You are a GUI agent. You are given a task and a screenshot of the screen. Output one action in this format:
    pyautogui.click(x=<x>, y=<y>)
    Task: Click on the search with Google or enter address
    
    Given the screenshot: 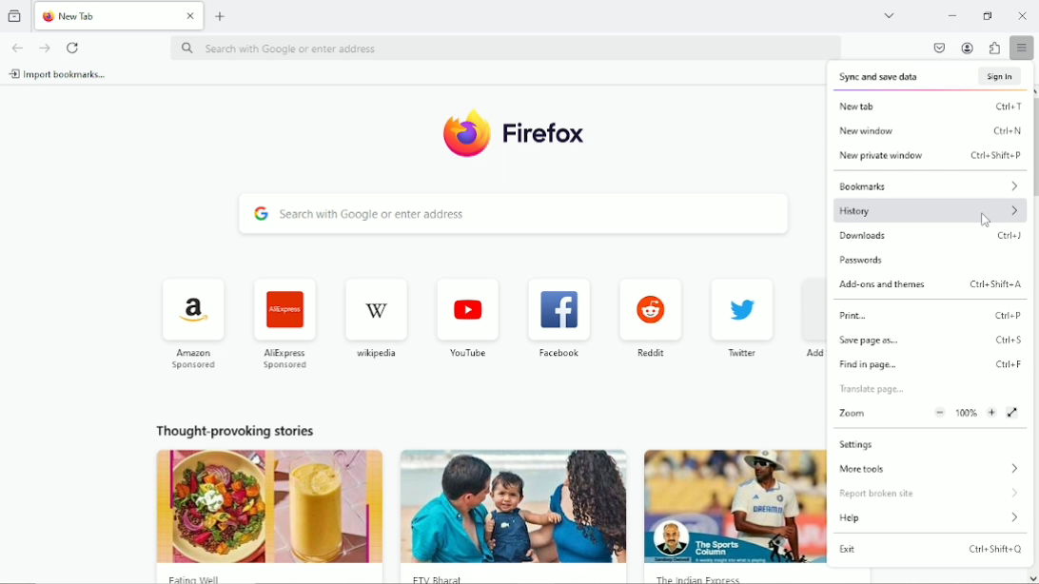 What is the action you would take?
    pyautogui.click(x=506, y=50)
    